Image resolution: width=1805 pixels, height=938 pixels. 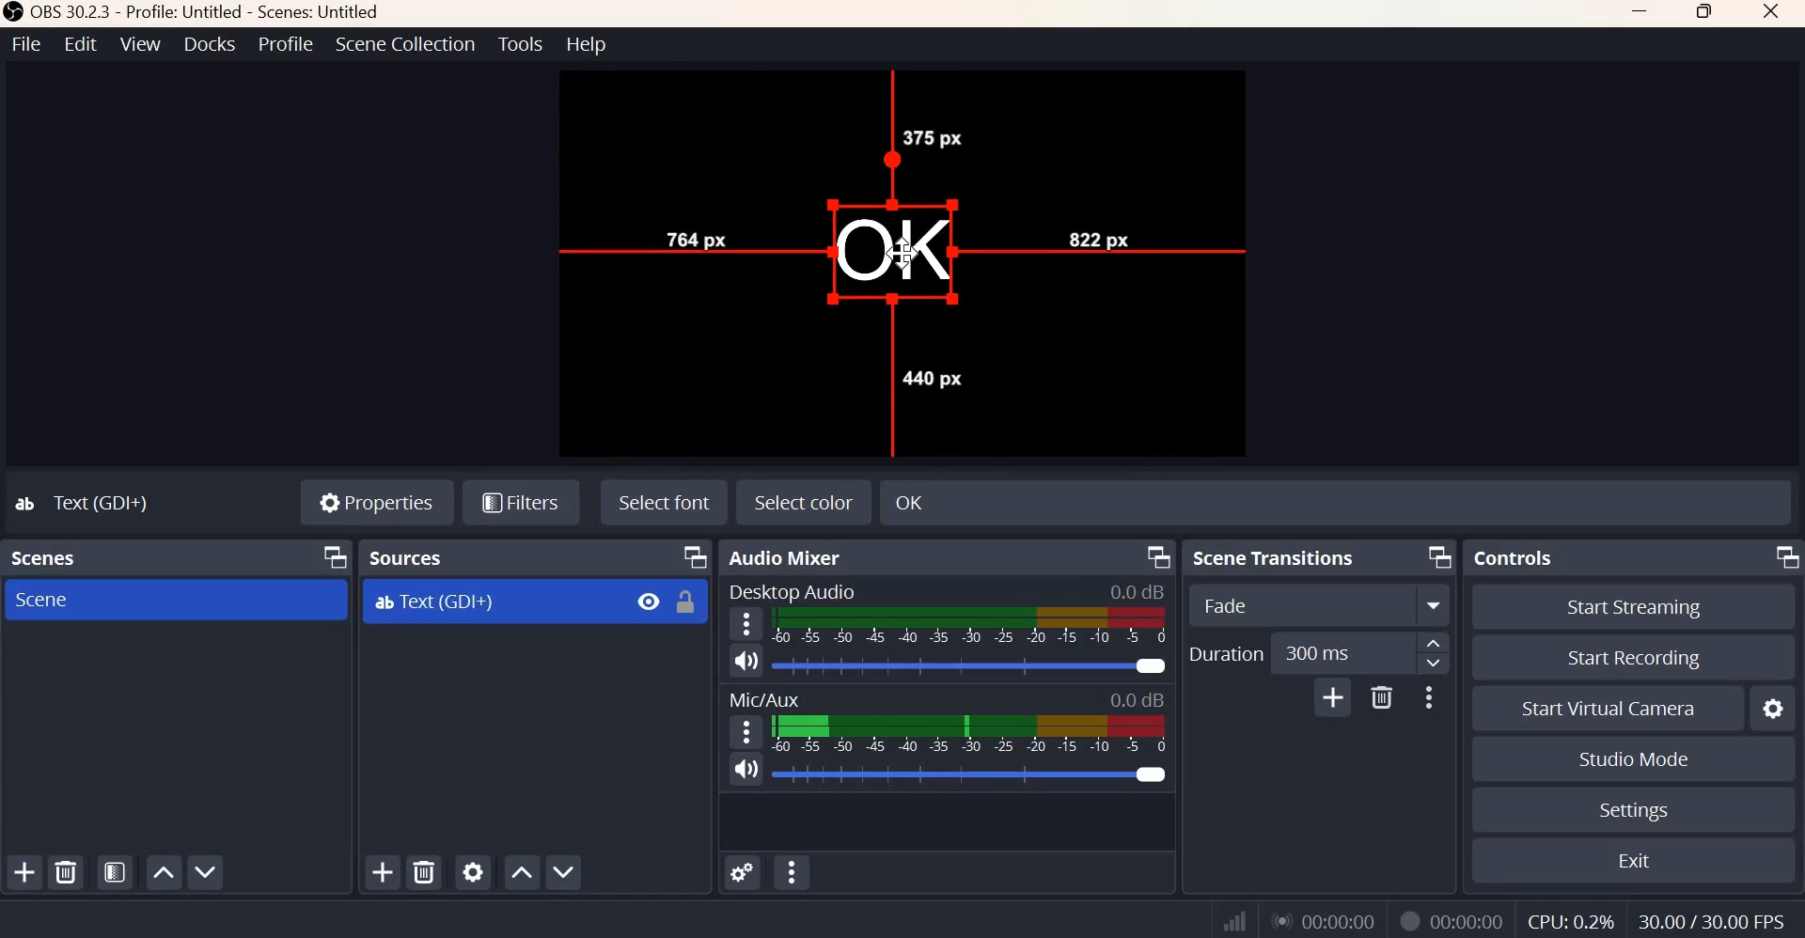 What do you see at coordinates (1511, 556) in the screenshot?
I see `controls` at bounding box center [1511, 556].